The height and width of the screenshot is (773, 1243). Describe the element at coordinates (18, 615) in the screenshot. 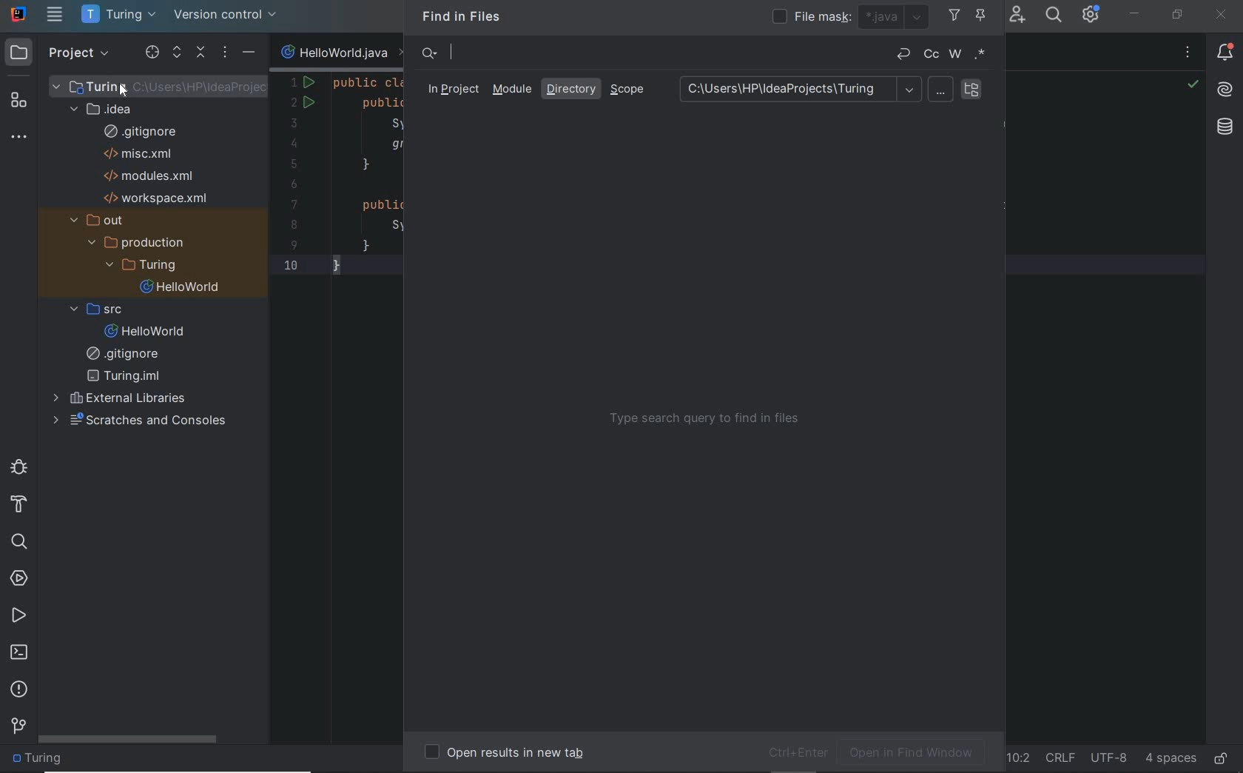

I see `run` at that location.